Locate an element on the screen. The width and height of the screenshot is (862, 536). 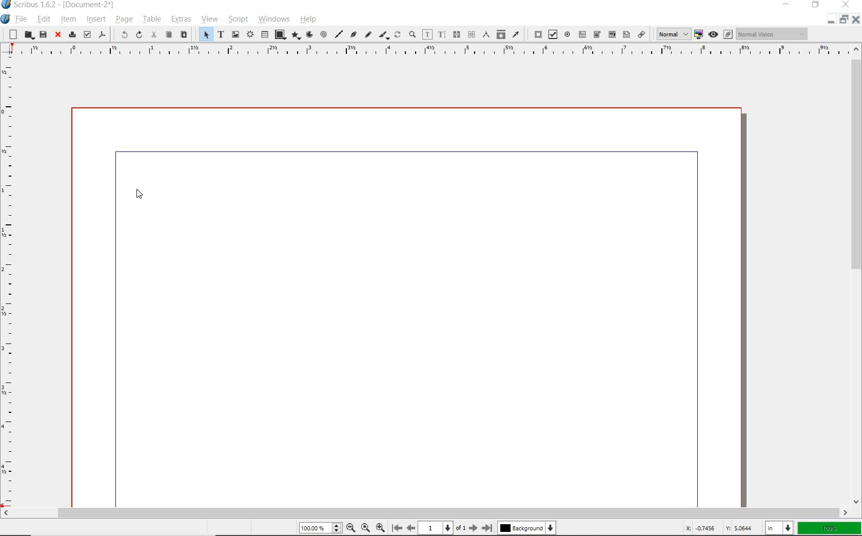
zoom level is located at coordinates (319, 528).